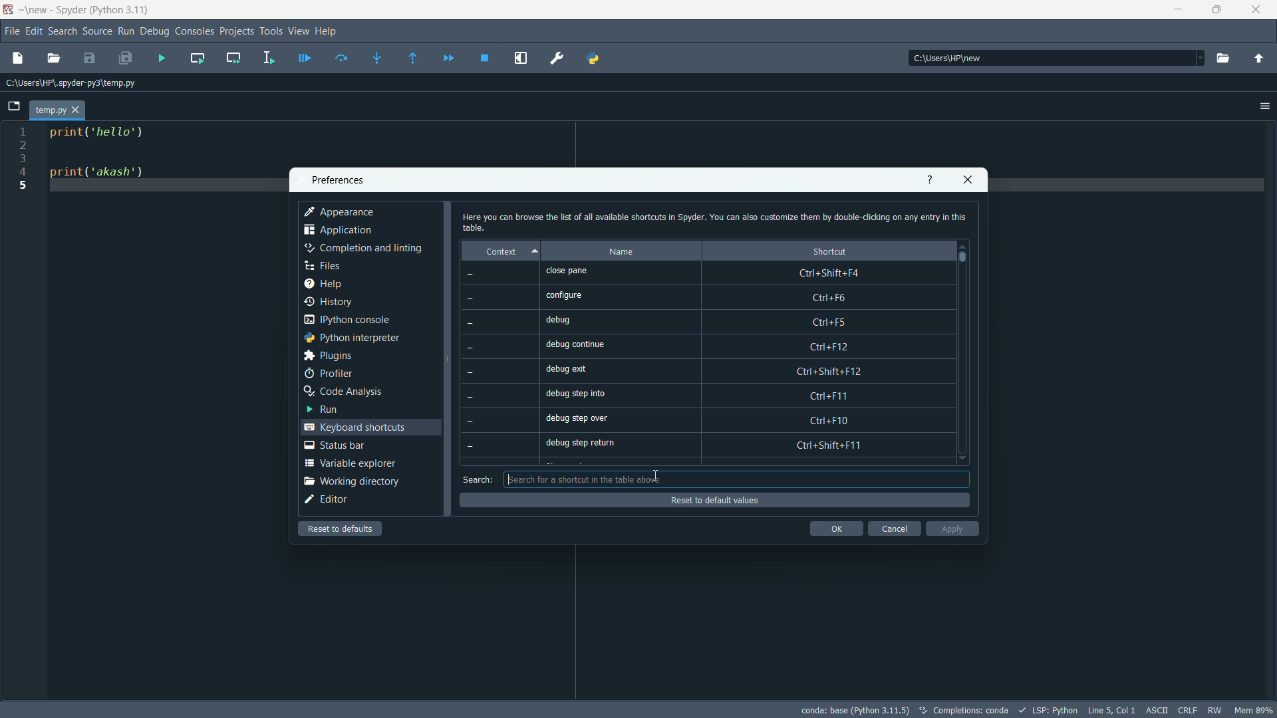 This screenshot has width=1277, height=718. I want to click on shortcut, so click(823, 251).